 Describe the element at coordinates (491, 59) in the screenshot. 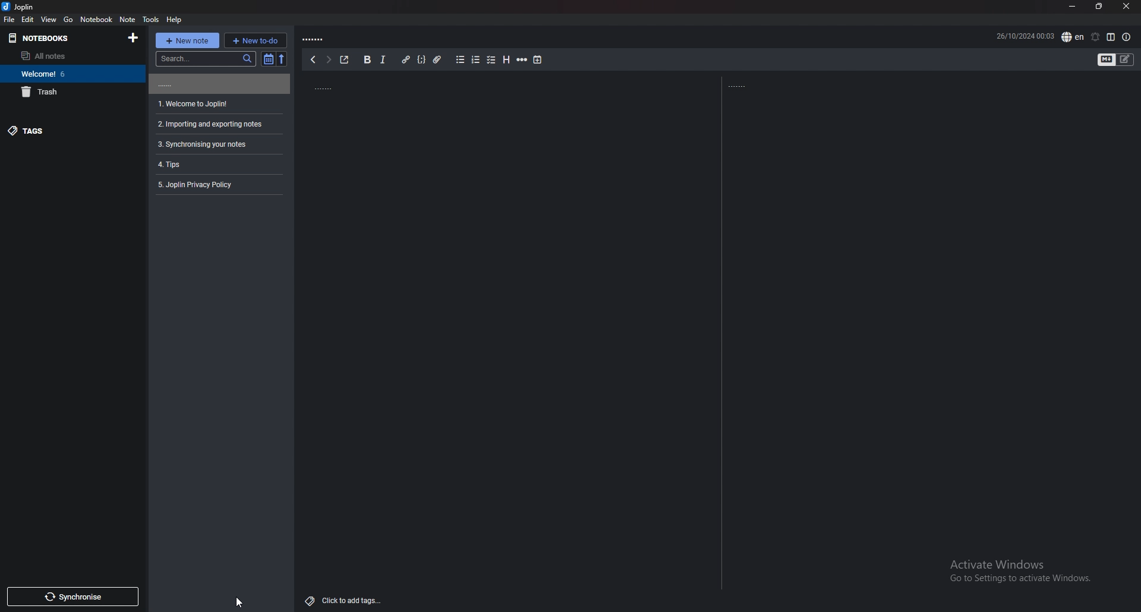

I see `checkbox` at that location.